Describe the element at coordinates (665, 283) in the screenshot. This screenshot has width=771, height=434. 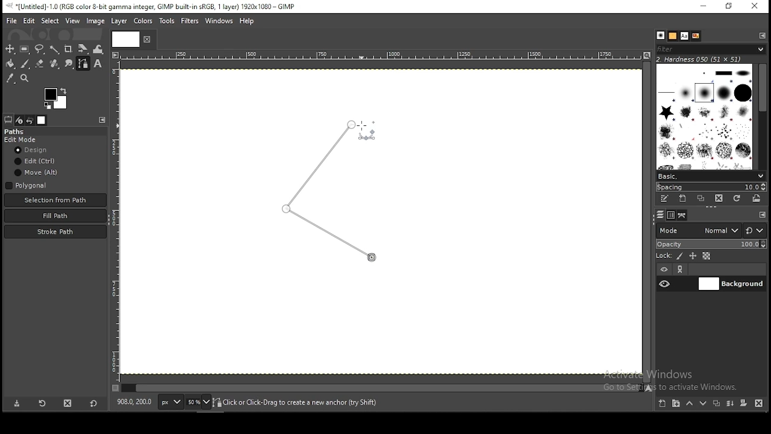
I see `layer visibility on/off` at that location.